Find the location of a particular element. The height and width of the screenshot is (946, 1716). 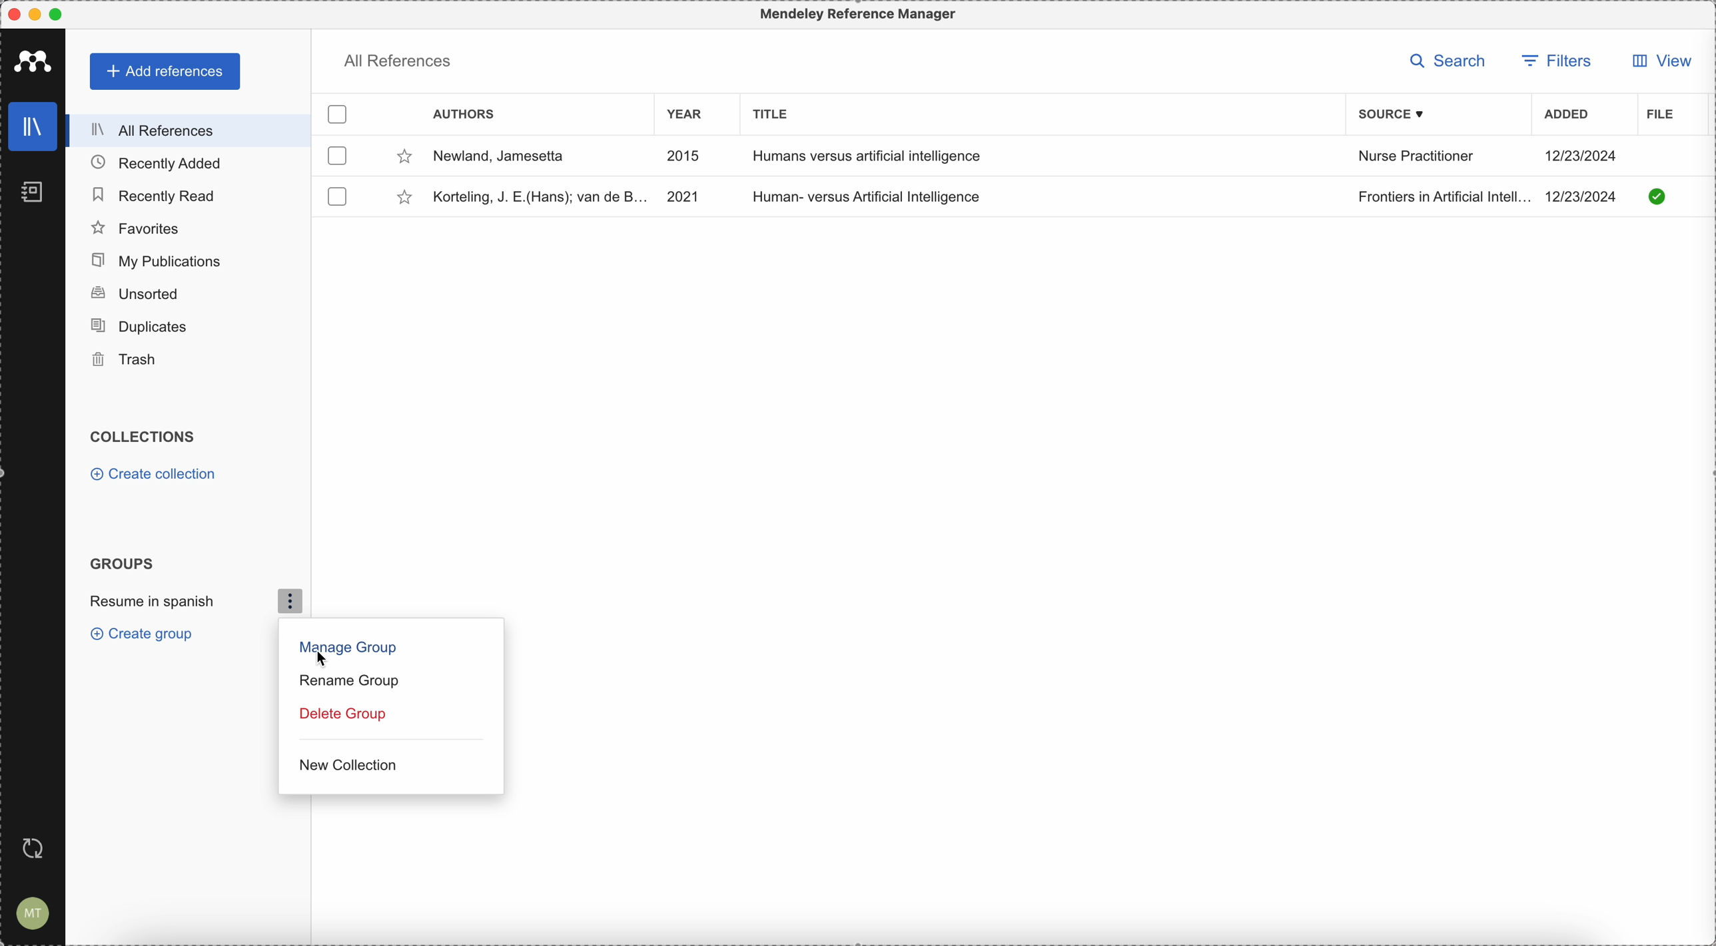

Korteling, J. E. (Hans); van de B... is located at coordinates (536, 196).